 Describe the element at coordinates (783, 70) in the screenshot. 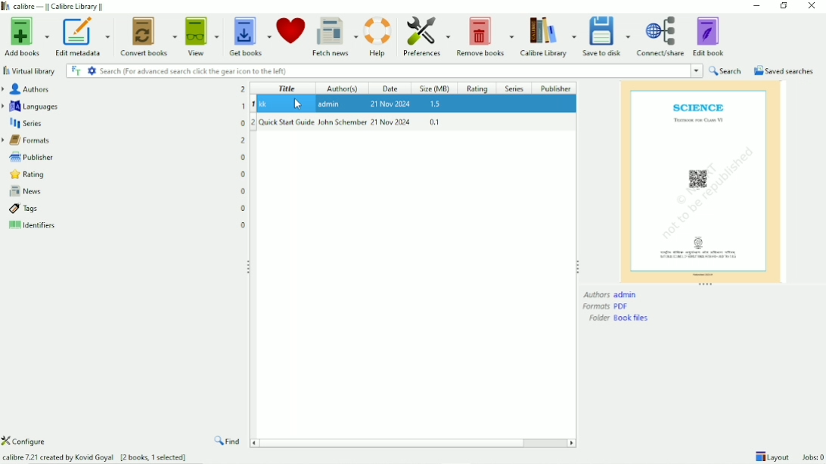

I see `Saved searches` at that location.